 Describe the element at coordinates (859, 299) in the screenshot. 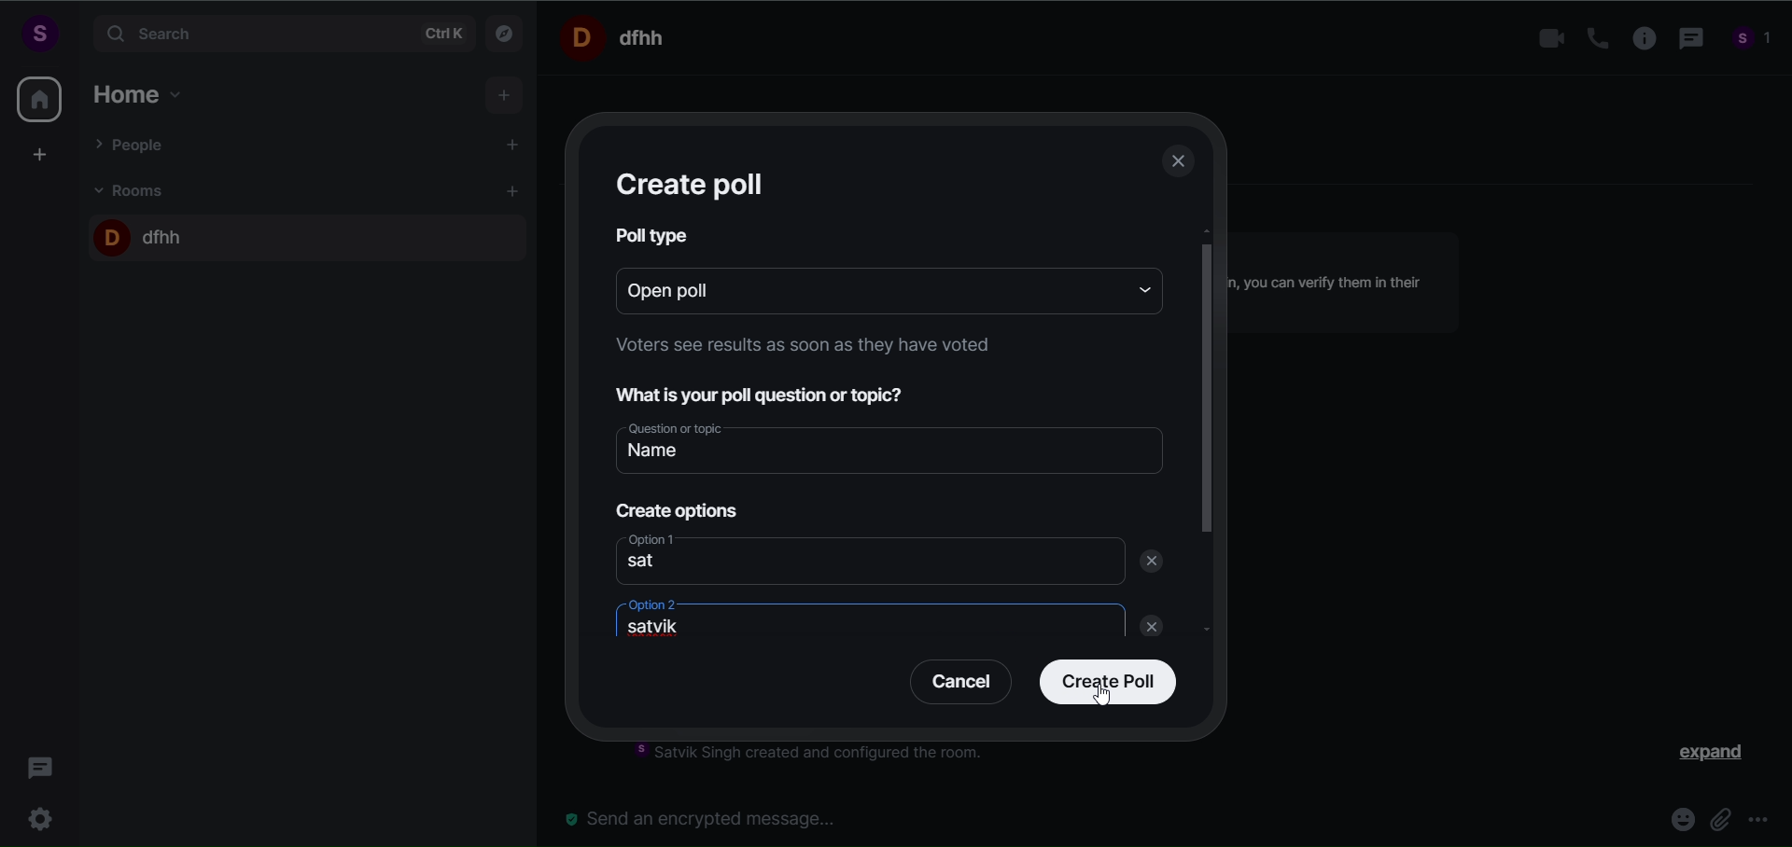

I see `open poll` at that location.